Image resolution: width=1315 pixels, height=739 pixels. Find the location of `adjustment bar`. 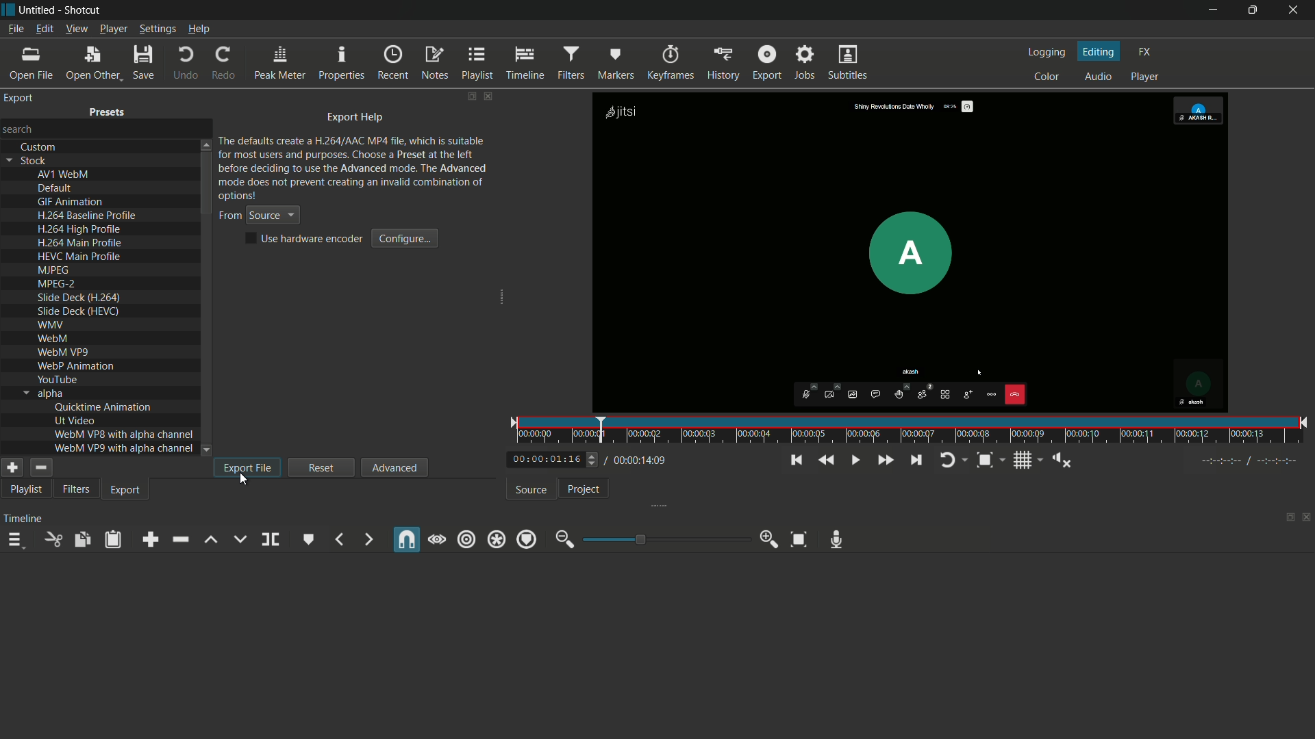

adjustment bar is located at coordinates (667, 539).